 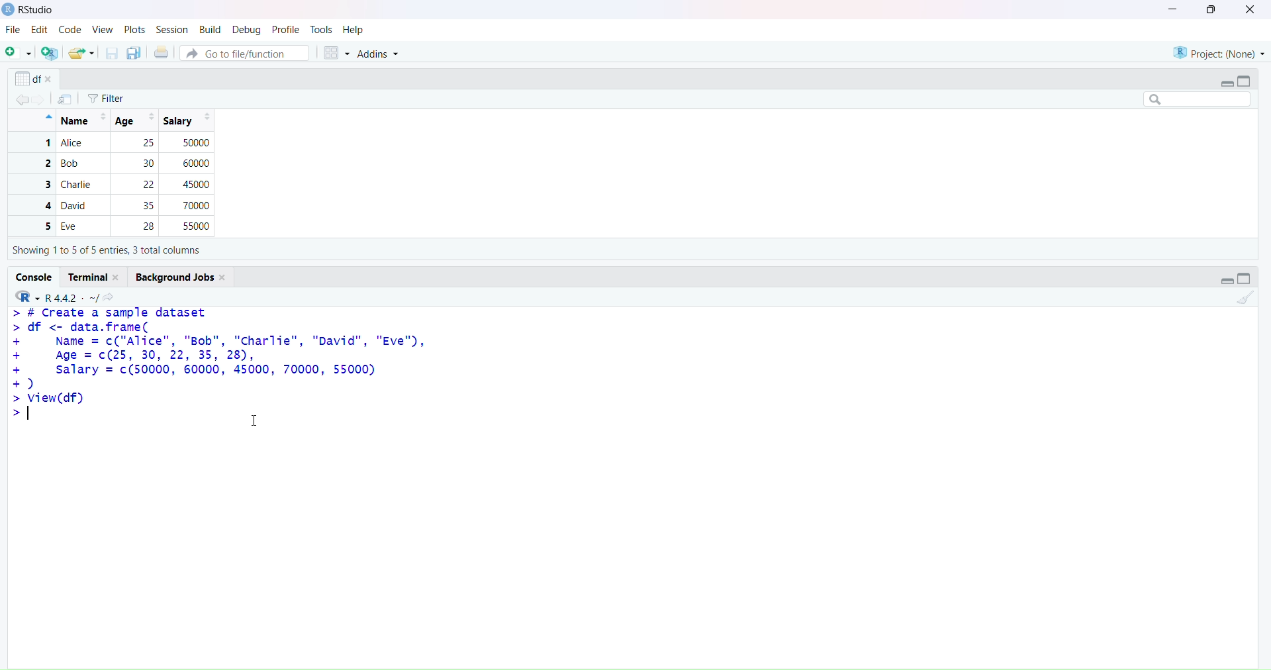 What do you see at coordinates (258, 419) in the screenshot?
I see `cursor` at bounding box center [258, 419].